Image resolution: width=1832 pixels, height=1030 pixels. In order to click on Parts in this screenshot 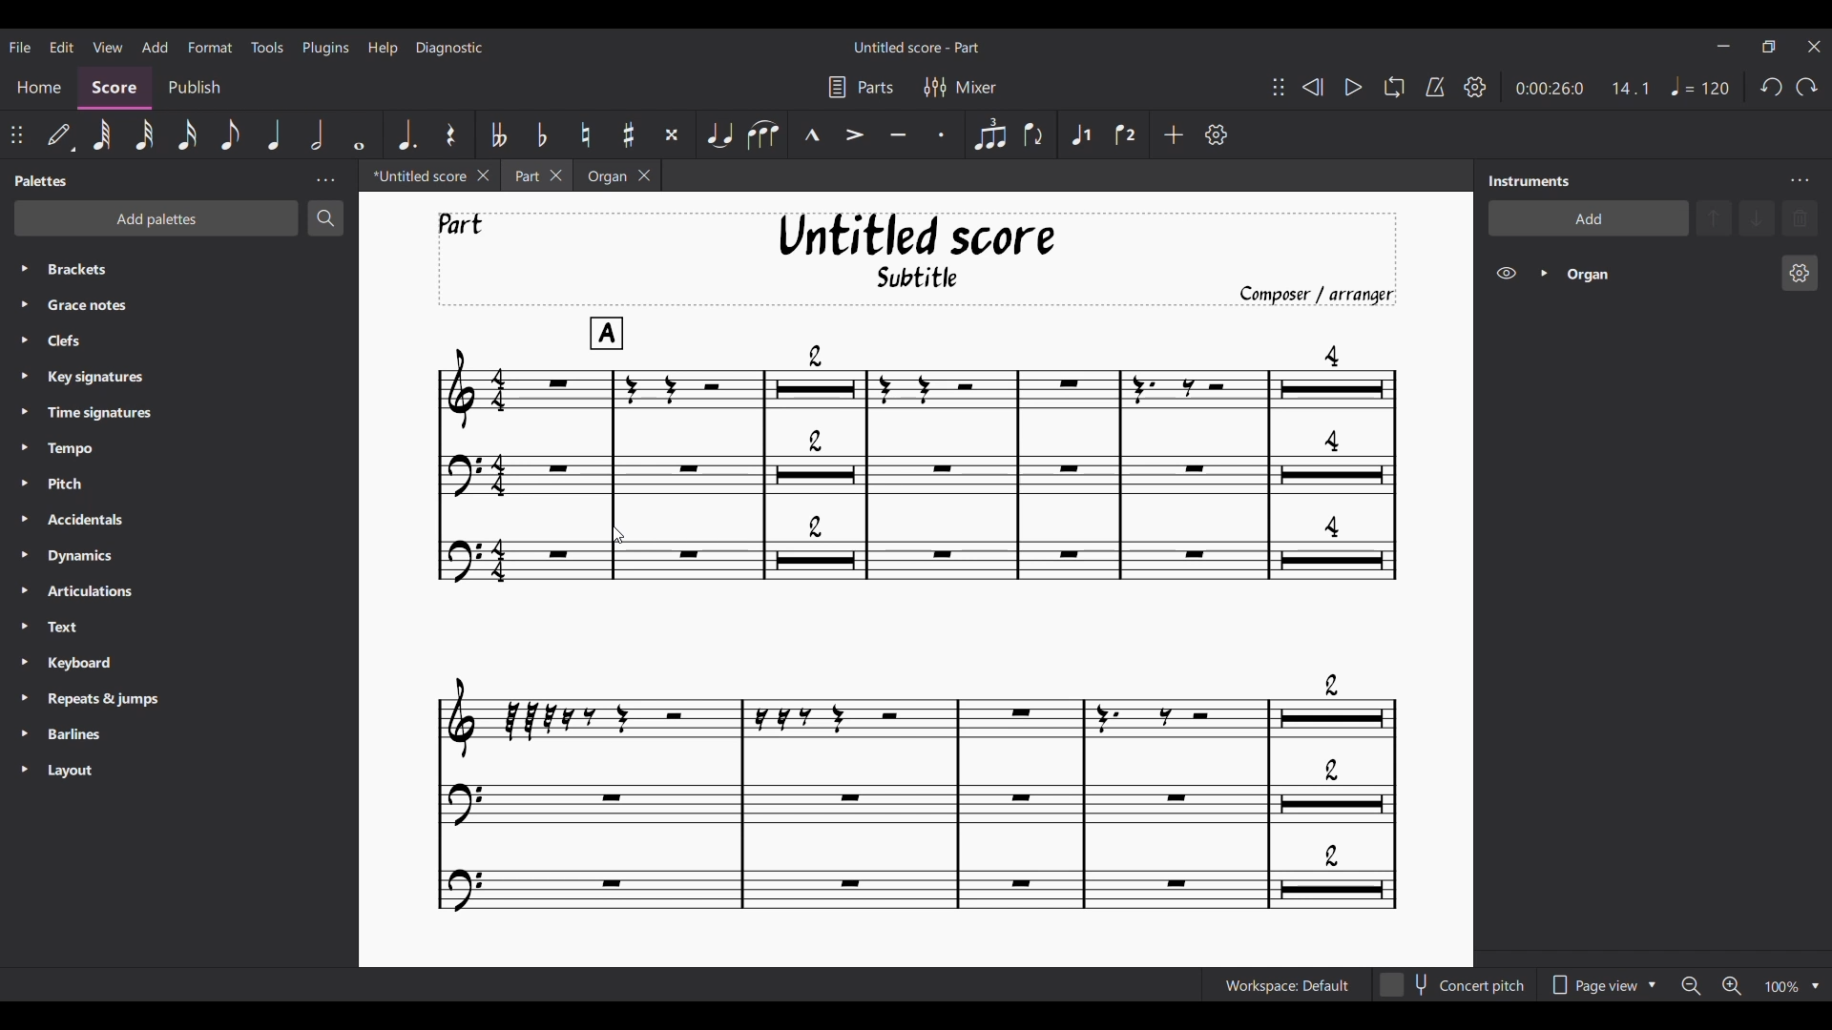, I will do `click(862, 88)`.